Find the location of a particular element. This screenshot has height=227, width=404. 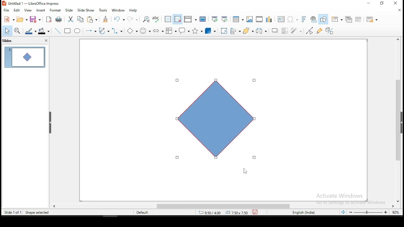

basic shapes is located at coordinates (134, 31).